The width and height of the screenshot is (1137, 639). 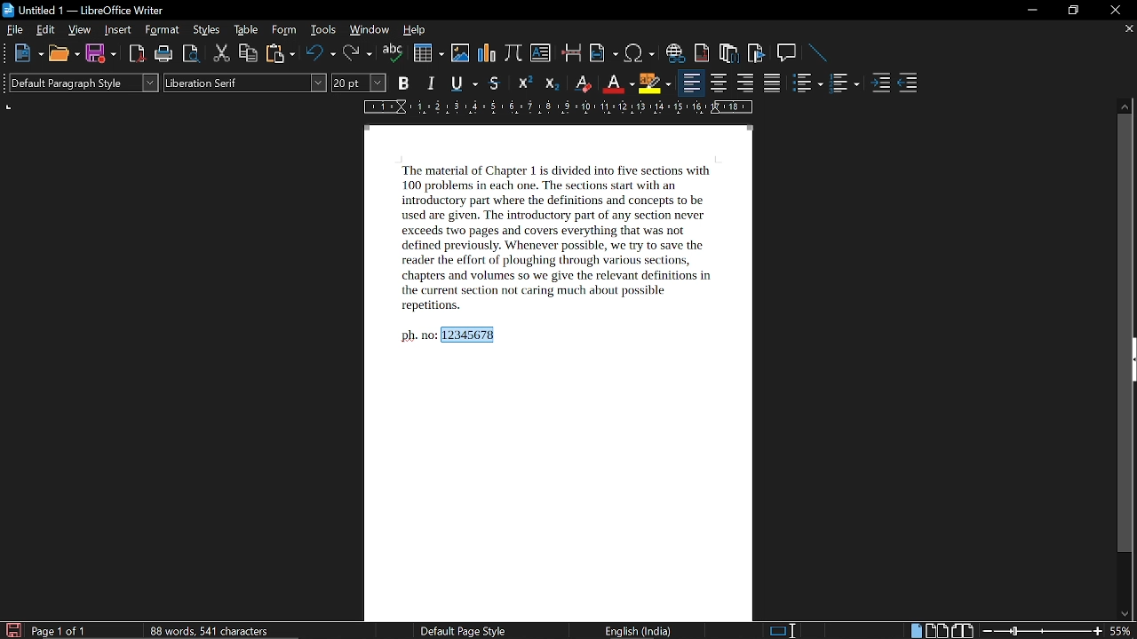 I want to click on move up, so click(x=1124, y=106).